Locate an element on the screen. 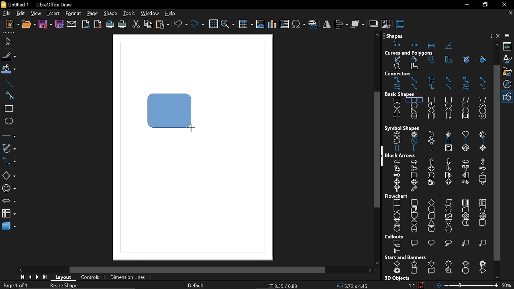 This screenshot has height=289, width=514. page style is located at coordinates (195, 286).